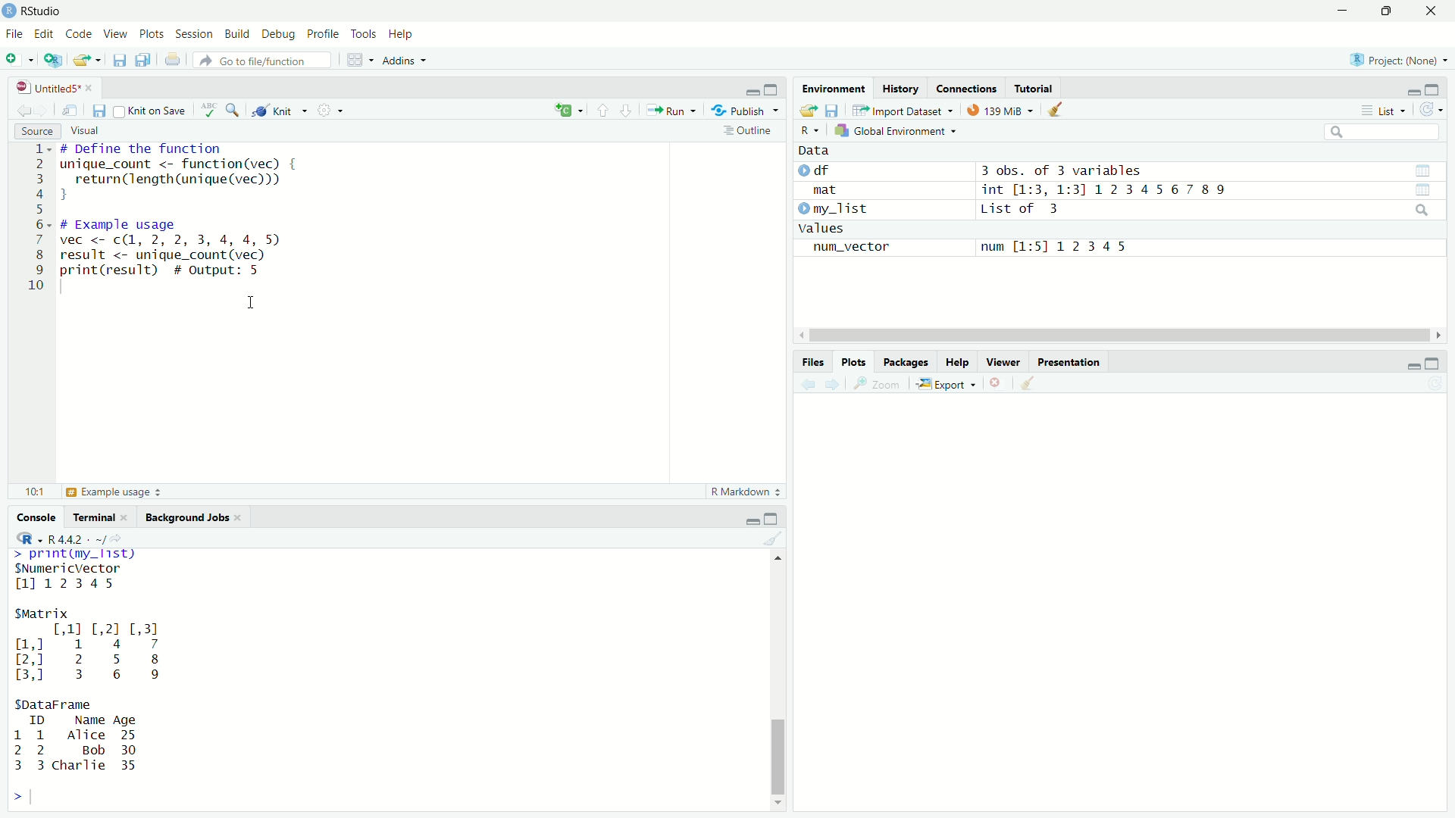 The width and height of the screenshot is (1455, 818). Describe the element at coordinates (1071, 362) in the screenshot. I see `Presentation` at that location.